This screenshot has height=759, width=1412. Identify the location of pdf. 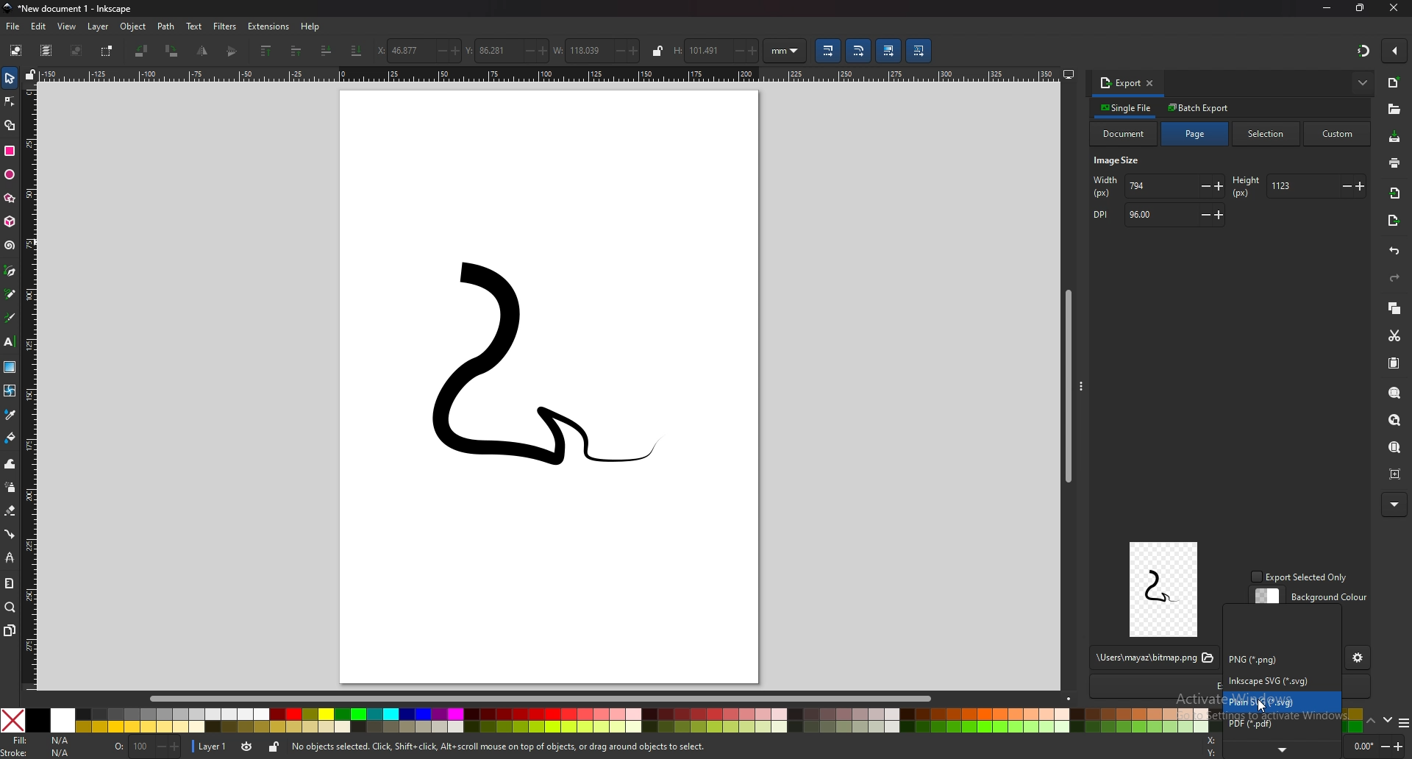
(1282, 724).